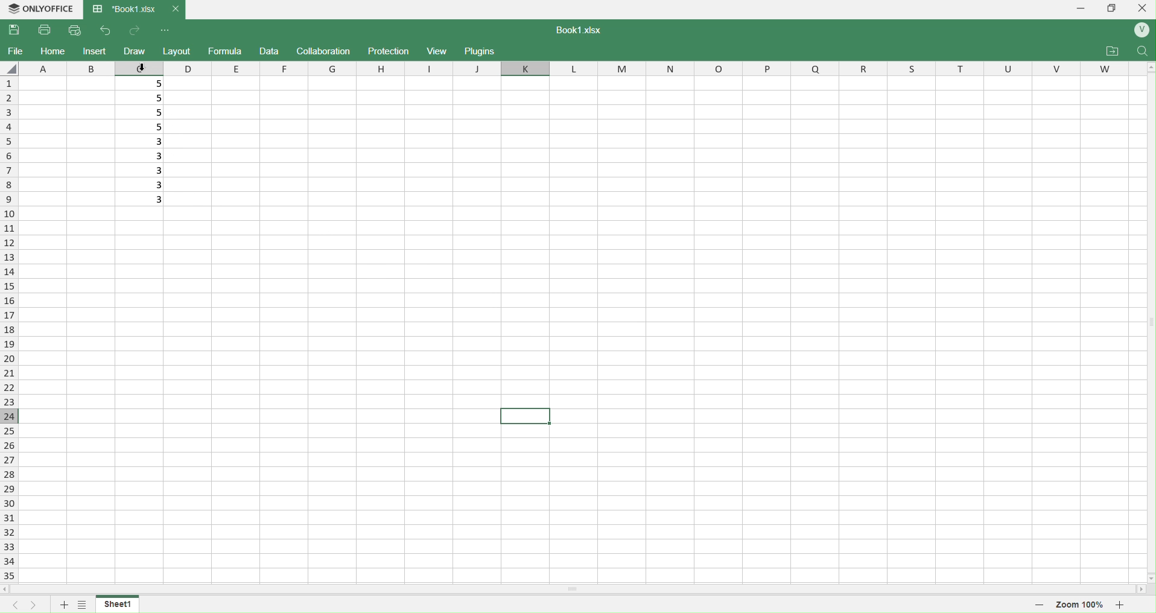  What do you see at coordinates (177, 51) in the screenshot?
I see `Layout` at bounding box center [177, 51].